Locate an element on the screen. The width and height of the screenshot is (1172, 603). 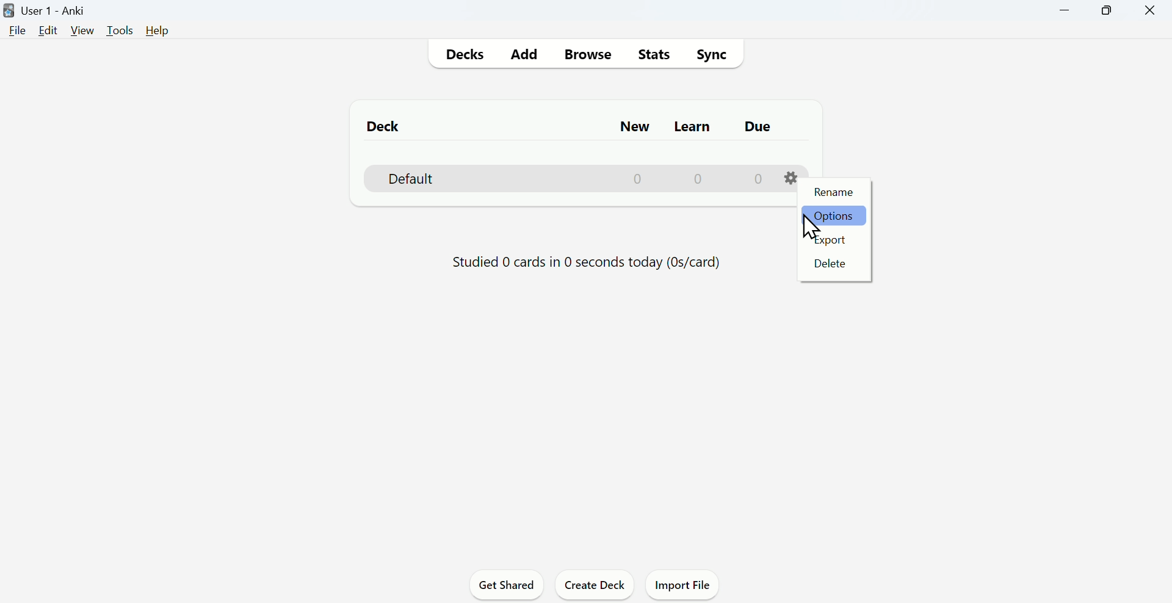
File is located at coordinates (17, 33).